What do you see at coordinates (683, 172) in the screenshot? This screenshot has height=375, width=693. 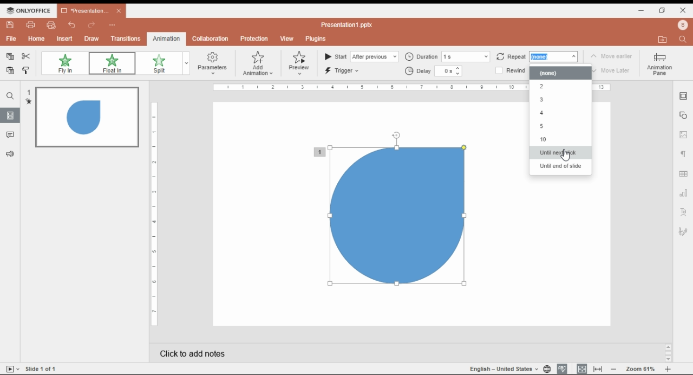 I see `table settings` at bounding box center [683, 172].